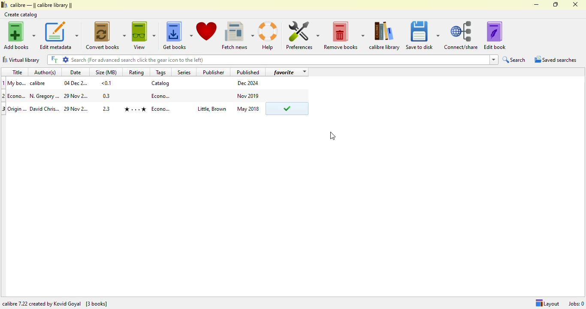 This screenshot has height=309, width=586. I want to click on logo, so click(4, 4).